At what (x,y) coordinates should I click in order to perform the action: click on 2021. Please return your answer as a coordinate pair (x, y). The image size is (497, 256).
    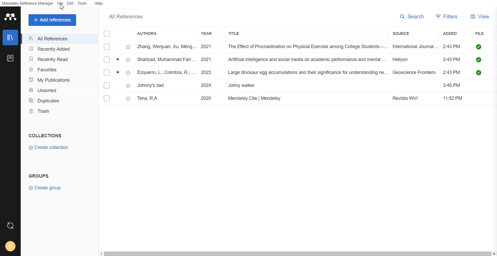
    Looking at the image, I should click on (207, 59).